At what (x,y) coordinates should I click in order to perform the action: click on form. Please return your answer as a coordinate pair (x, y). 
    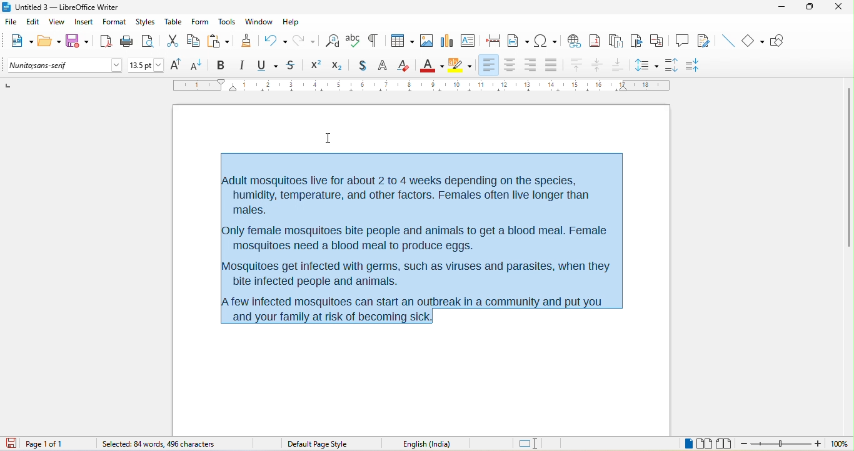
    Looking at the image, I should click on (199, 21).